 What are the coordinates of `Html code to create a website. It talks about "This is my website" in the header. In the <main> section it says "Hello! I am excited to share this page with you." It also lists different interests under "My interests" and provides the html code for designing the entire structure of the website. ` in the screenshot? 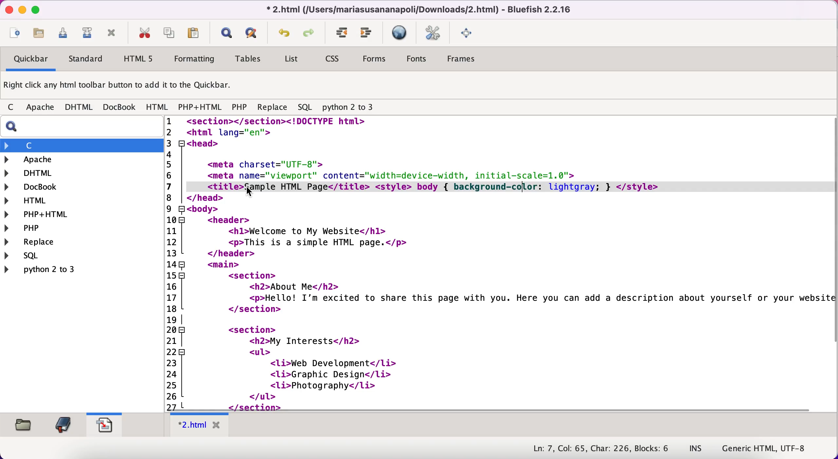 It's located at (512, 263).